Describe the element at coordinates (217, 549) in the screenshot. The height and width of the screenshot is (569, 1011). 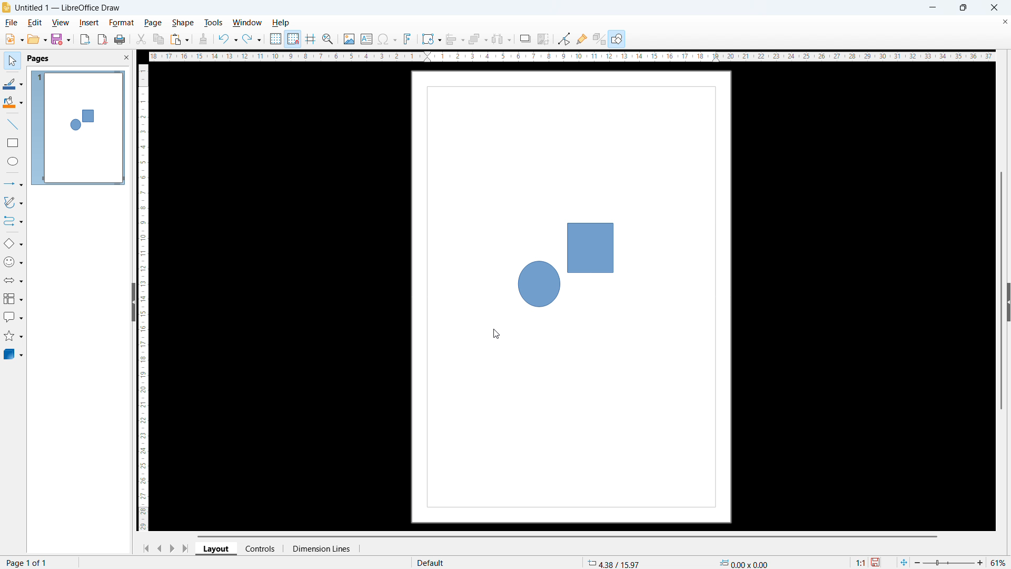
I see `layout` at that location.